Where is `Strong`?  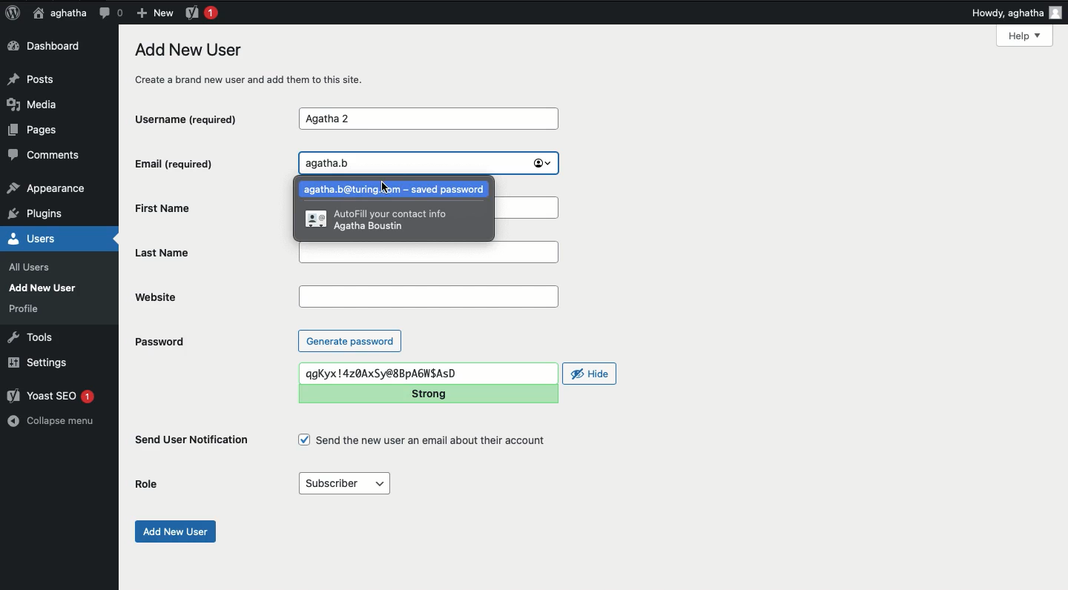
Strong is located at coordinates (430, 394).